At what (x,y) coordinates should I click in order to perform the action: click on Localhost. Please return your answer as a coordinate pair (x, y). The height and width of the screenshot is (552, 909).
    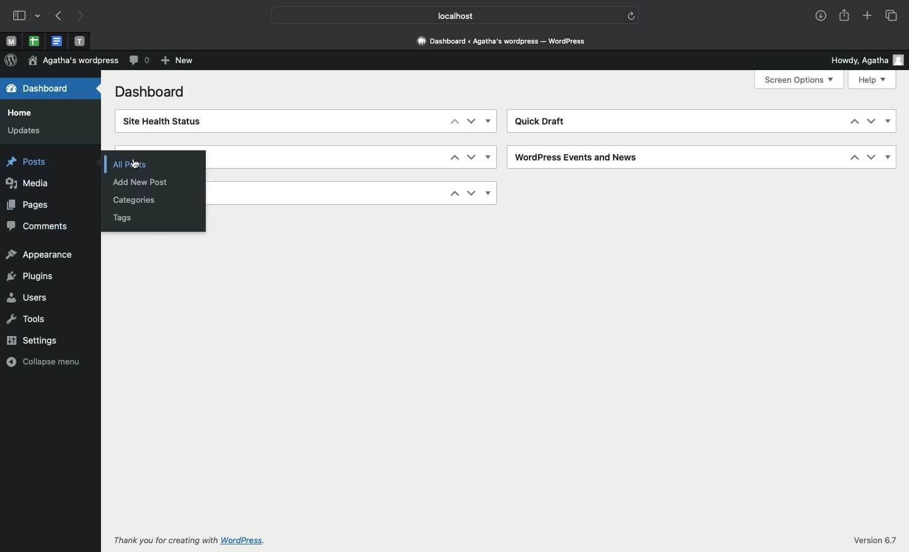
    Looking at the image, I should click on (446, 16).